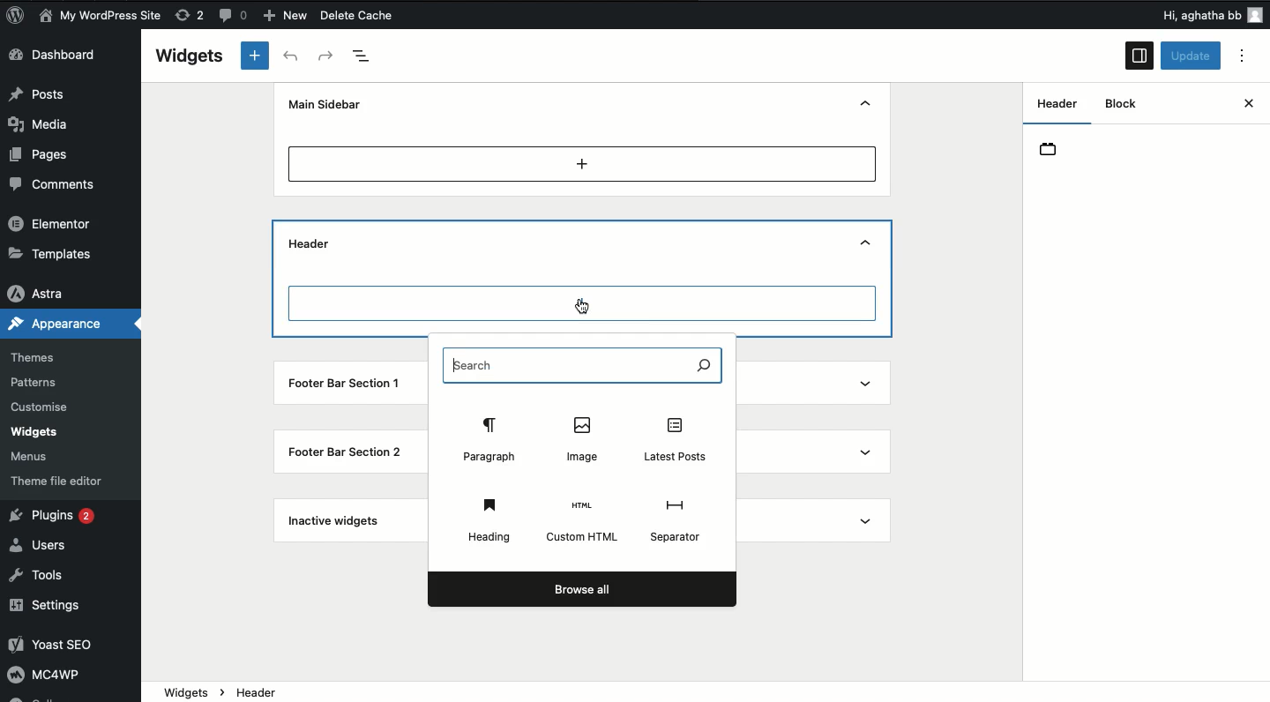 This screenshot has height=702, width=1270. Describe the element at coordinates (64, 646) in the screenshot. I see `Yoast SEO` at that location.